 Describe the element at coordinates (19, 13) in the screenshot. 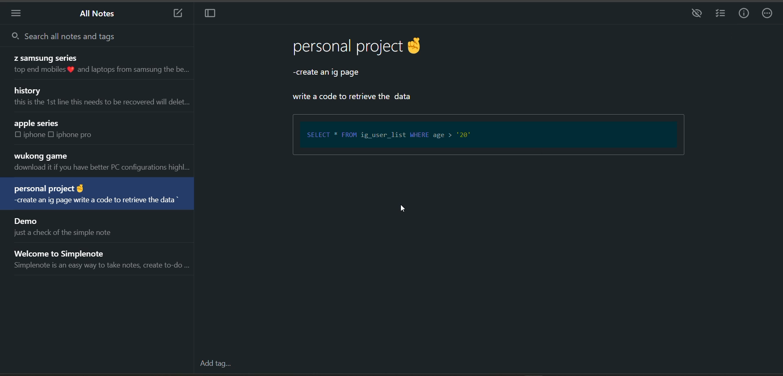

I see `menu` at that location.